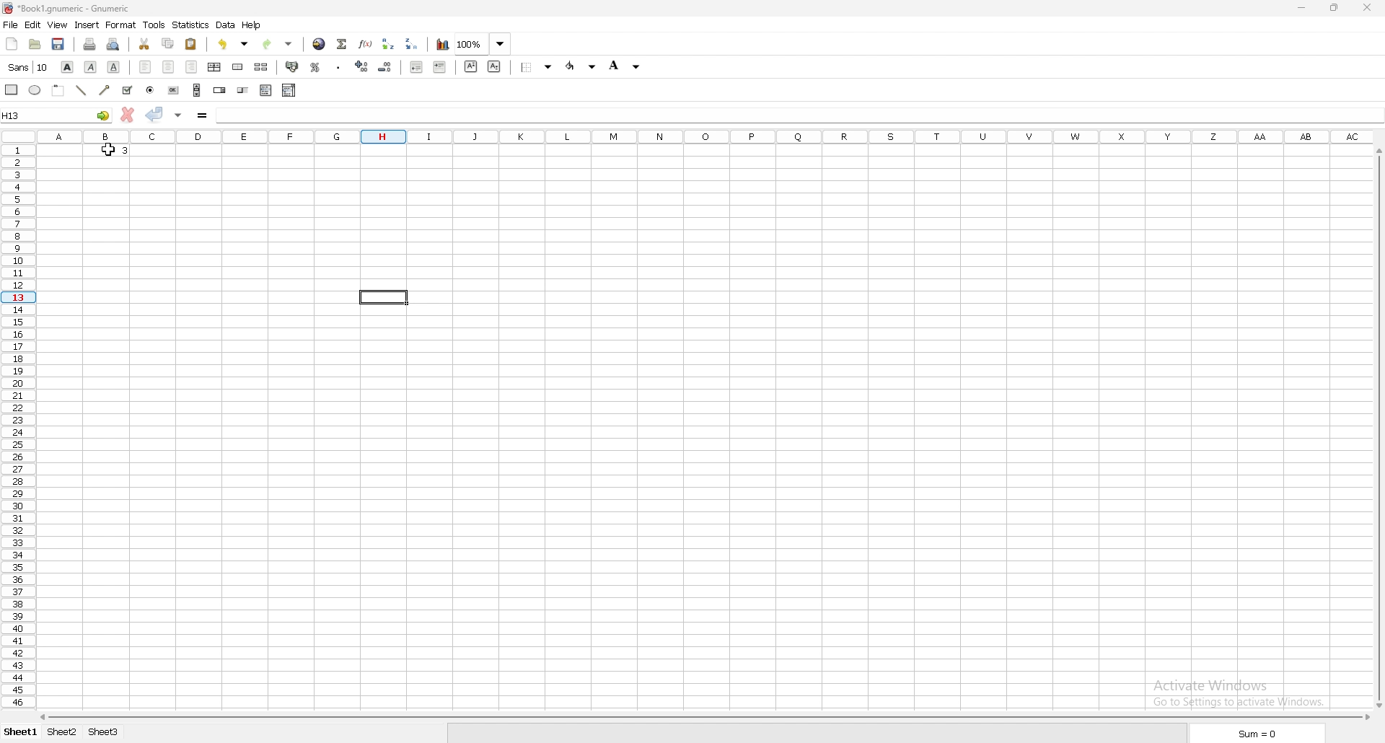 The height and width of the screenshot is (743, 1385). I want to click on ellipse, so click(34, 91).